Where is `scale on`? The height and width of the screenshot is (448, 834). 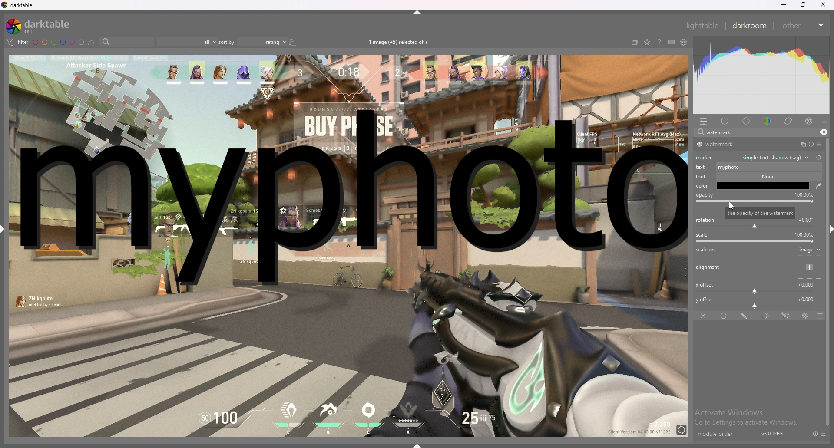
scale on is located at coordinates (708, 250).